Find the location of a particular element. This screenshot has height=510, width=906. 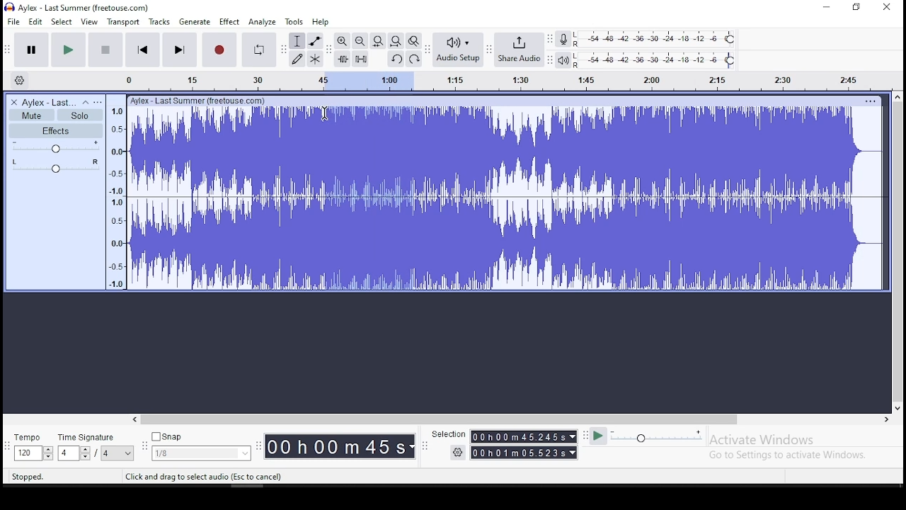

recording meter is located at coordinates (568, 38).